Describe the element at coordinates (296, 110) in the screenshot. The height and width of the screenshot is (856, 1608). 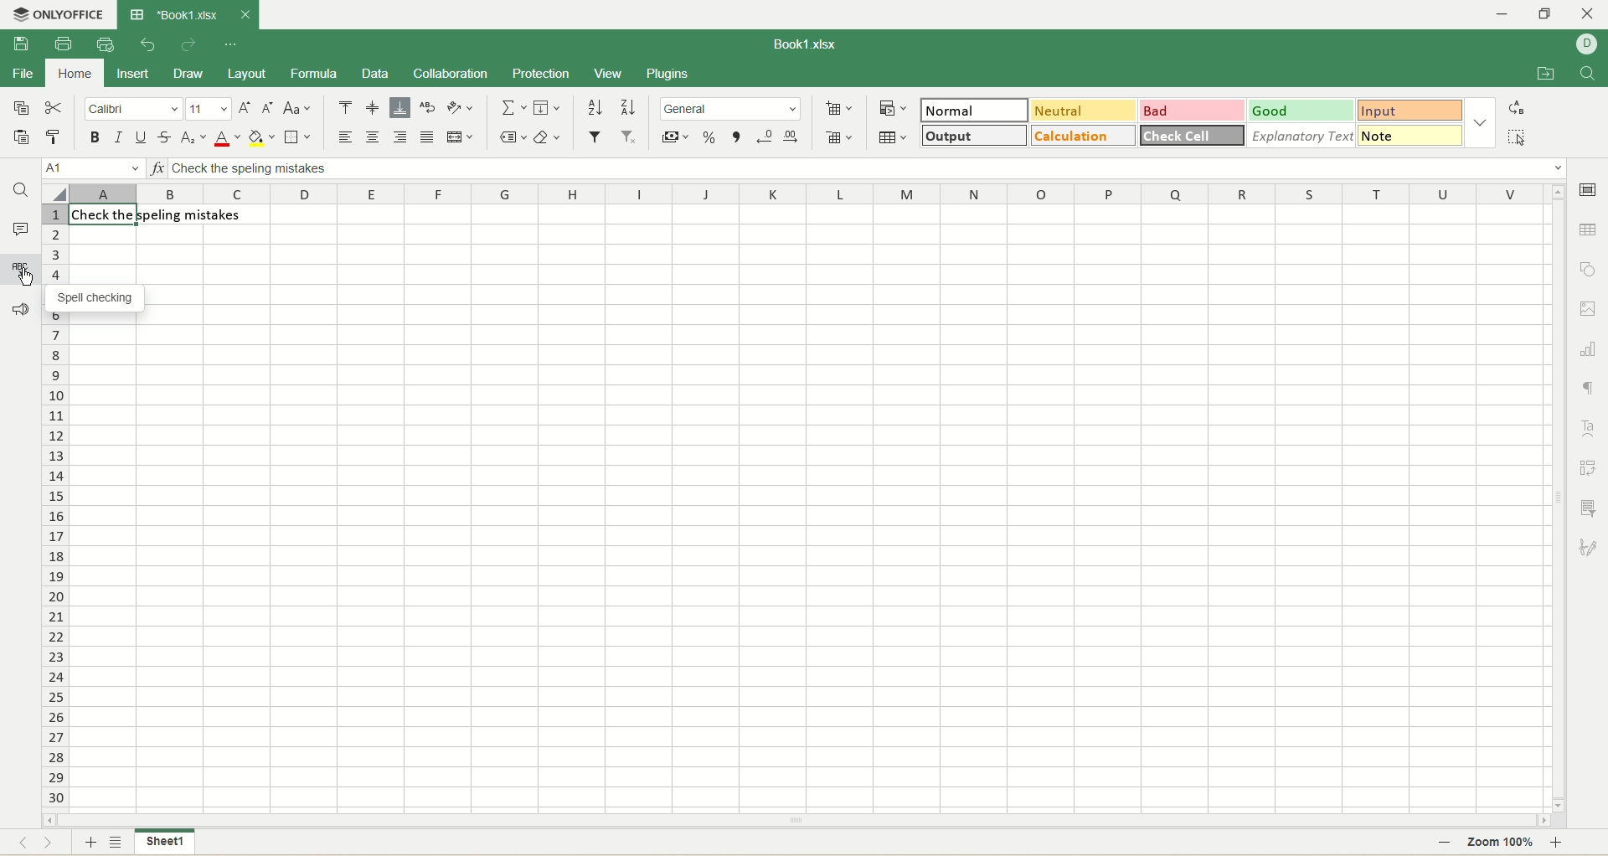
I see `change case` at that location.